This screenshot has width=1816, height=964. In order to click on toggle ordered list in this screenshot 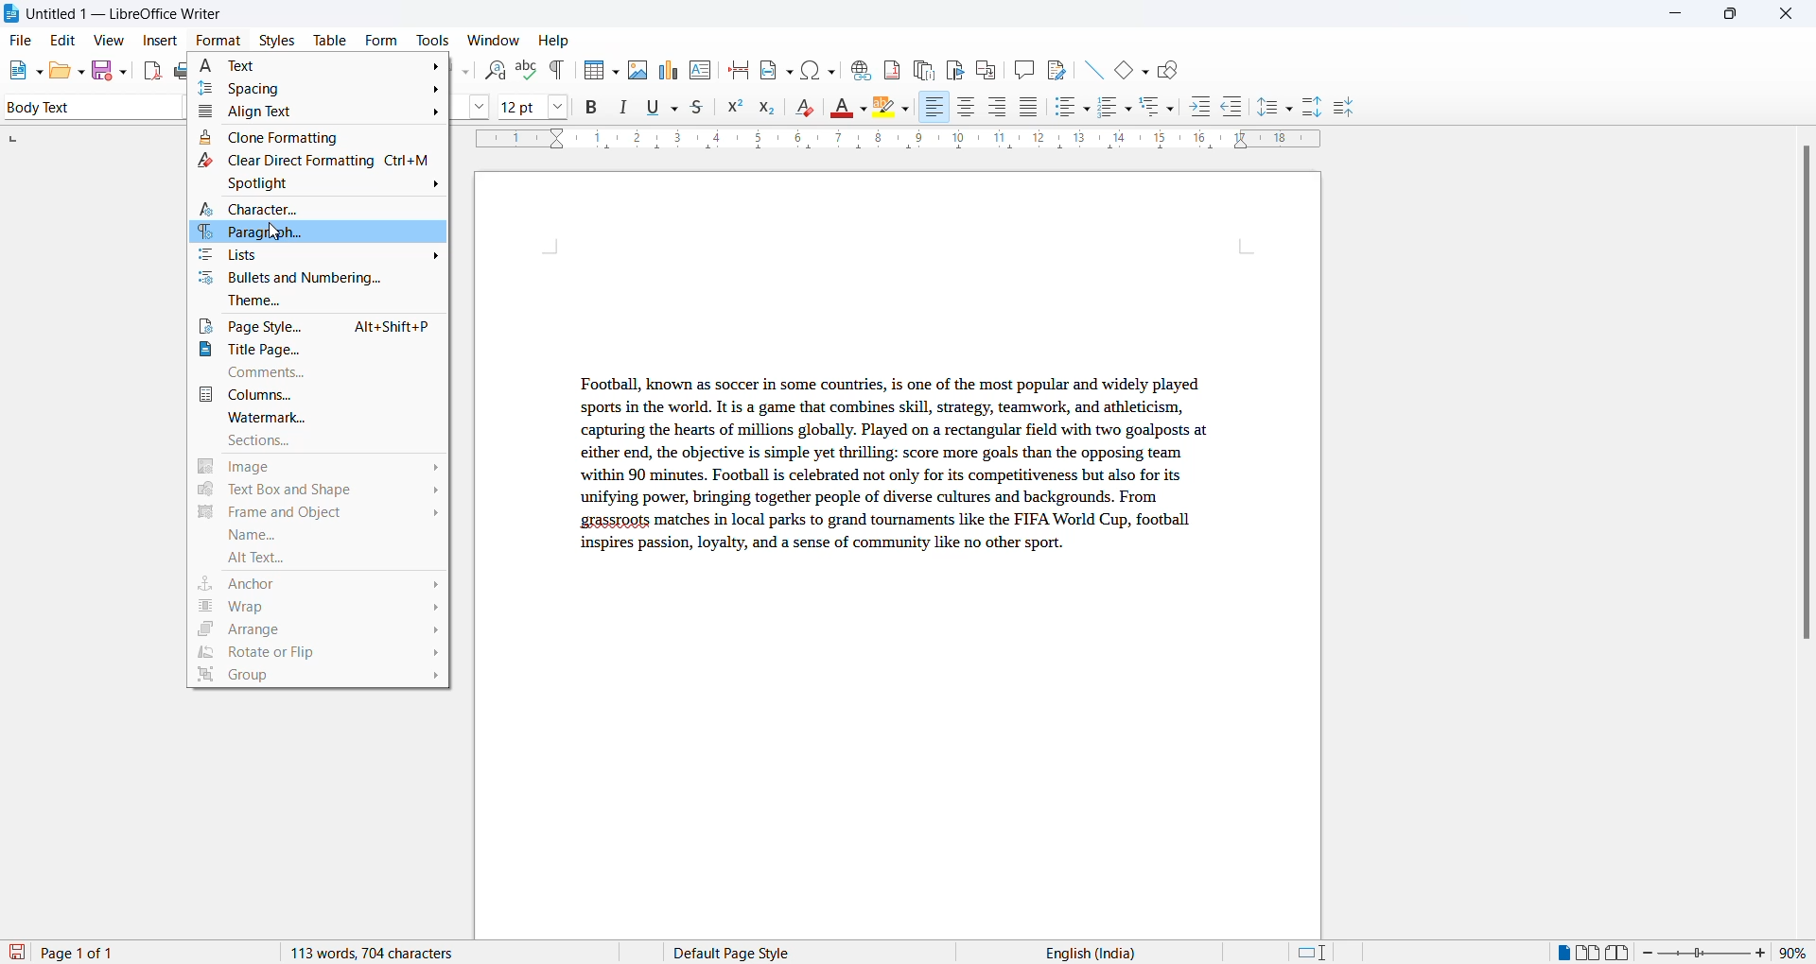, I will do `click(1116, 108)`.